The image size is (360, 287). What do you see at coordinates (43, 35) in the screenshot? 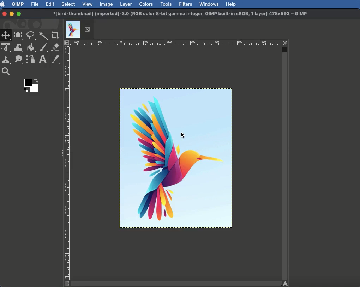
I see `Fuzzy selector` at bounding box center [43, 35].